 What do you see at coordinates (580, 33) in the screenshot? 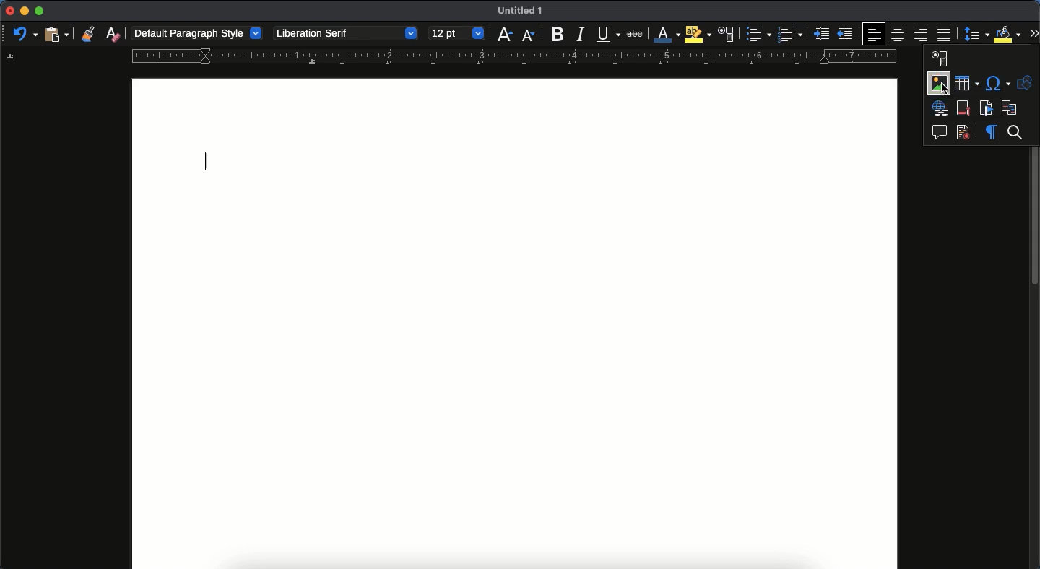
I see `italics` at bounding box center [580, 33].